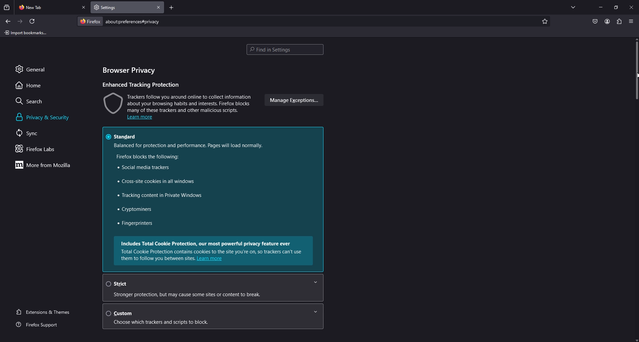  What do you see at coordinates (143, 85) in the screenshot?
I see `enhanced tracking protection` at bounding box center [143, 85].